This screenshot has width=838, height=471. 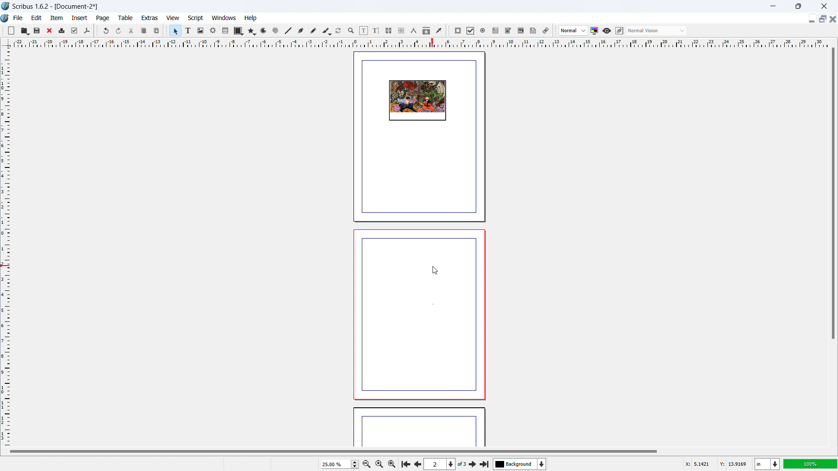 What do you see at coordinates (417, 101) in the screenshot?
I see `page design` at bounding box center [417, 101].